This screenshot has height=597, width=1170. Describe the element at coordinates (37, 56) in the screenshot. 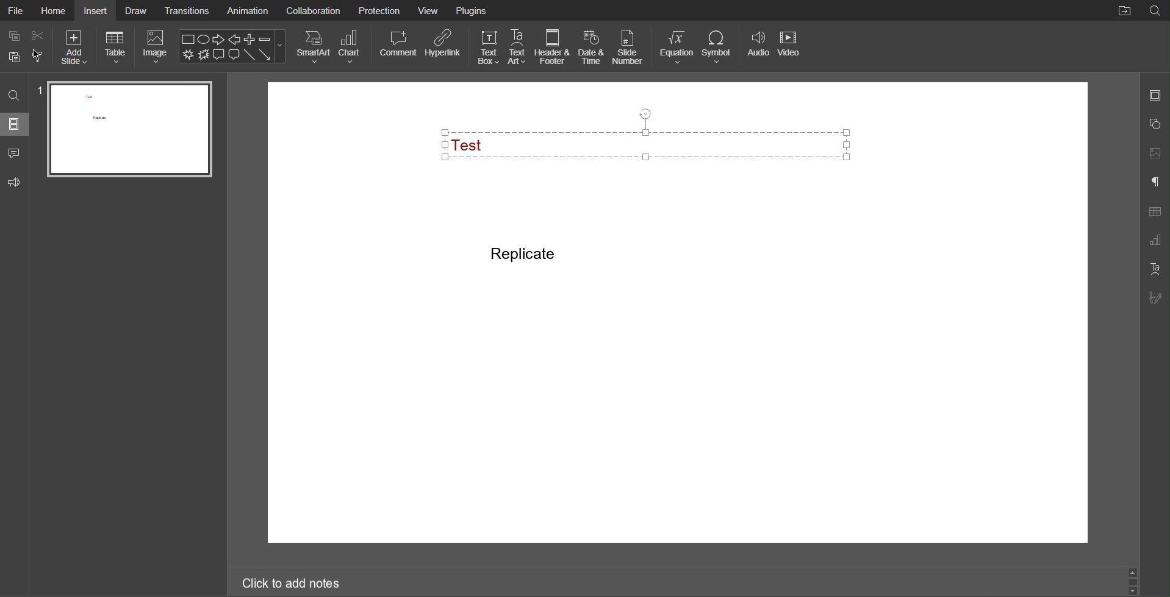

I see `Cursor` at that location.